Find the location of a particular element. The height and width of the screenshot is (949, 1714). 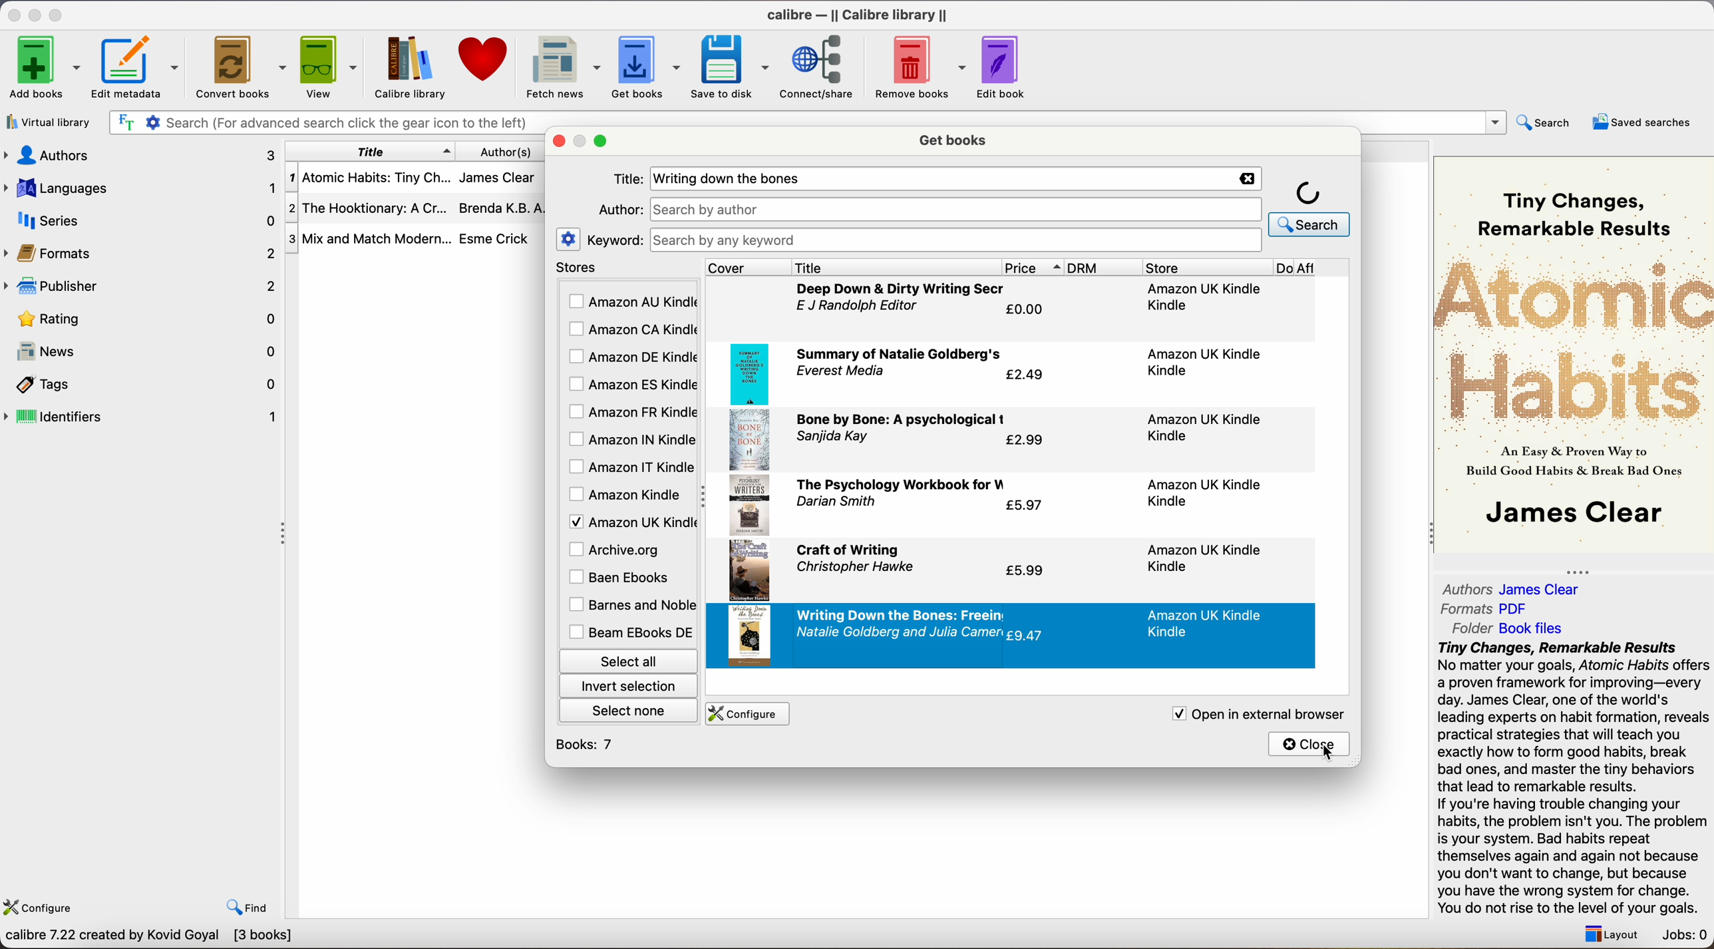

Writing down the bones: Freein is located at coordinates (901, 615).